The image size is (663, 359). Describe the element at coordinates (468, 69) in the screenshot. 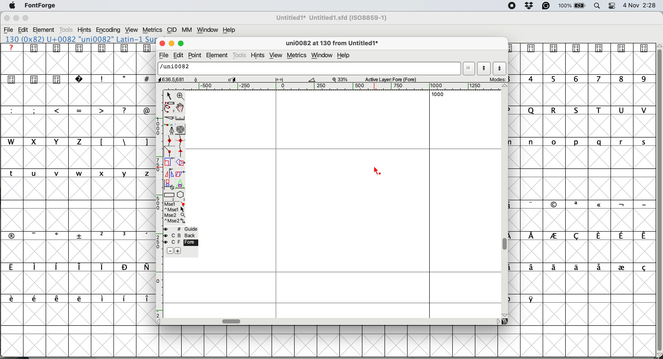

I see `current word list` at that location.